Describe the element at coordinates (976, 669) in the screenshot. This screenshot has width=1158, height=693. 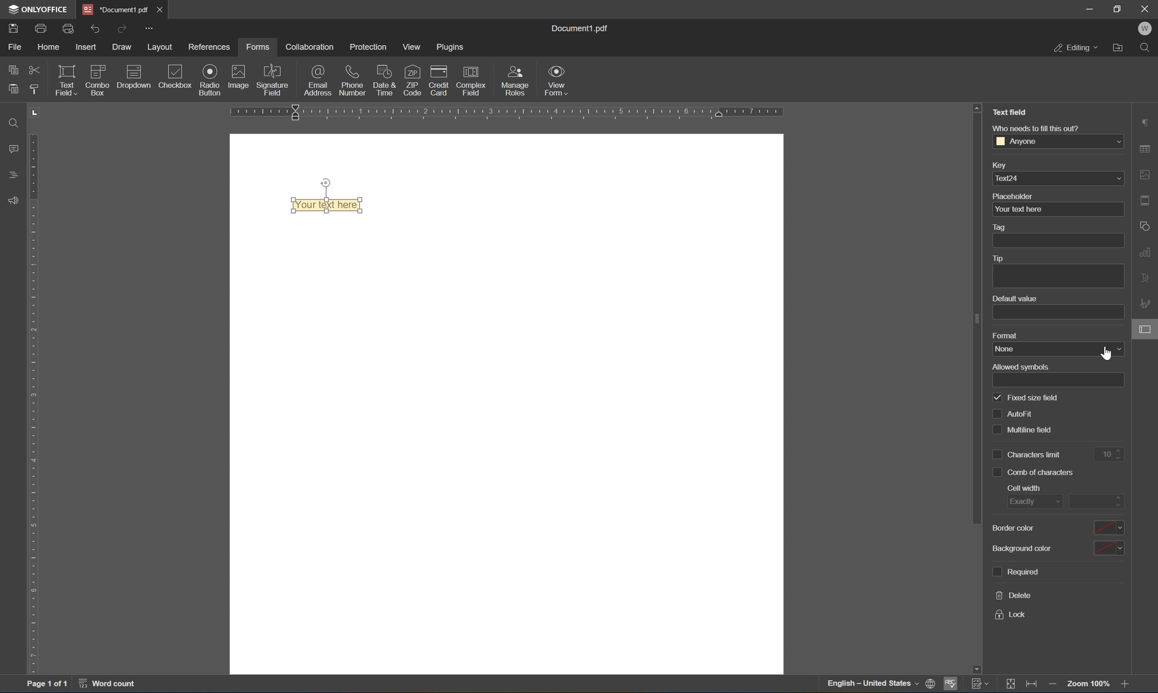
I see `scroll down` at that location.